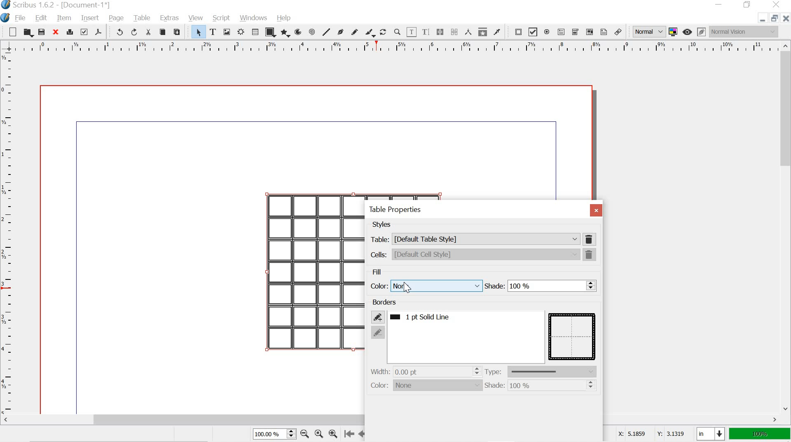 The width and height of the screenshot is (791, 442). I want to click on remove border, so click(378, 332).